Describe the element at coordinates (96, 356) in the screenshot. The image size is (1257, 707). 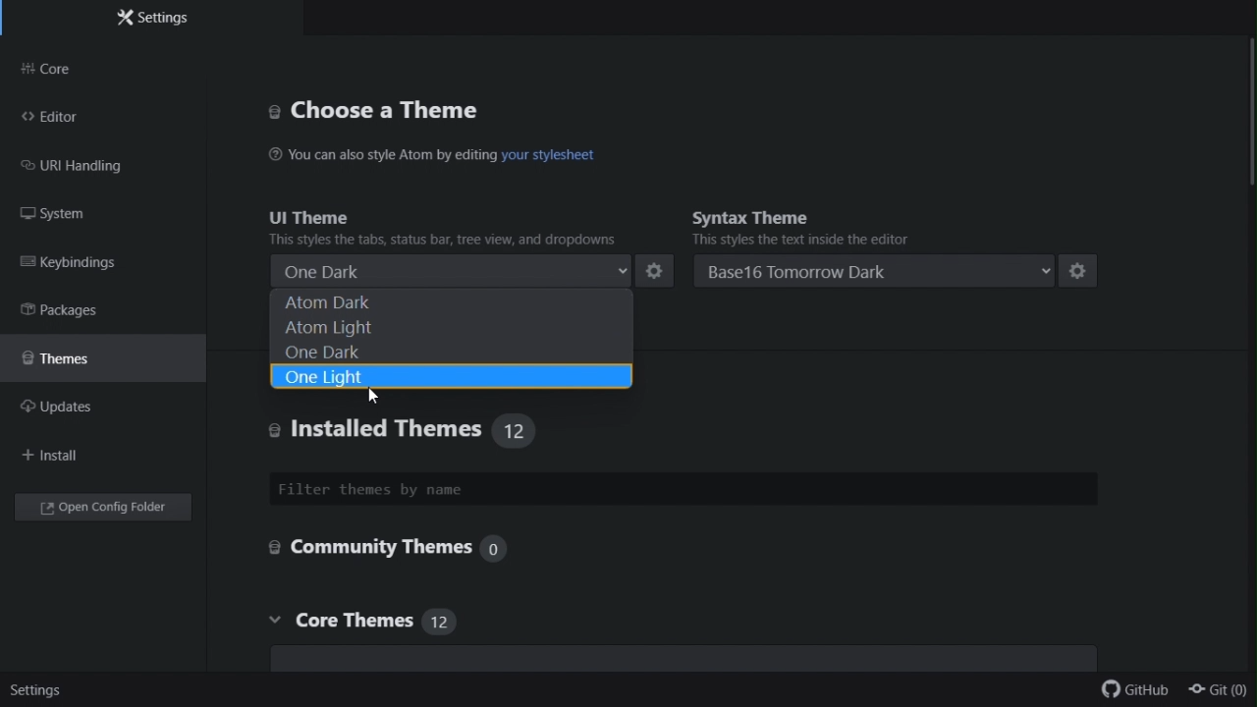
I see `themes` at that location.